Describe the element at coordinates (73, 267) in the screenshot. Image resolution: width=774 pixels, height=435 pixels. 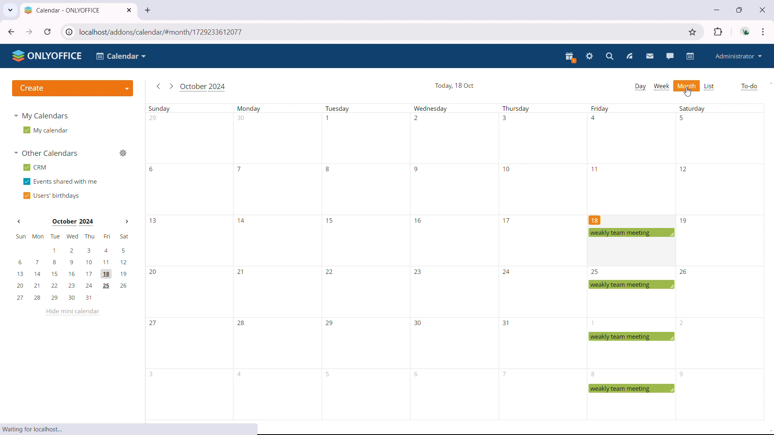
I see `mini calendar` at that location.